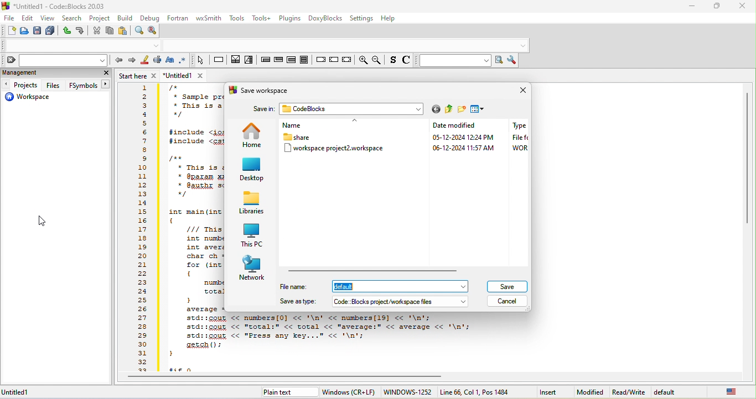 This screenshot has height=399, width=756. Describe the element at coordinates (320, 59) in the screenshot. I see `break` at that location.